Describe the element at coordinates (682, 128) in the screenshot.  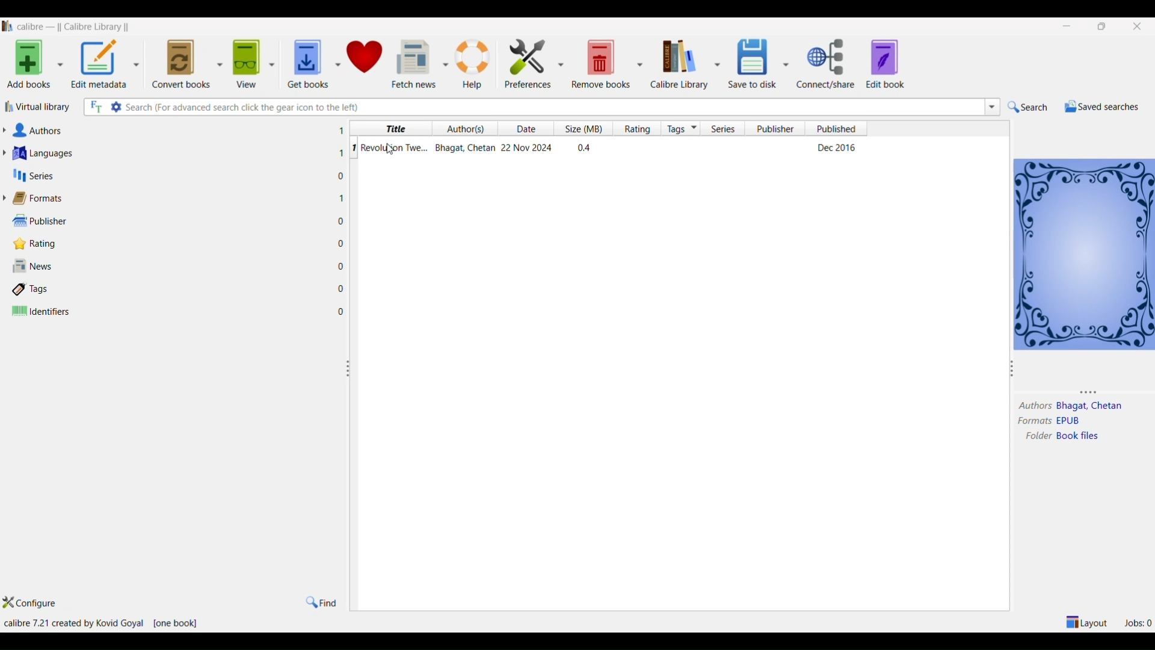
I see `tags` at that location.